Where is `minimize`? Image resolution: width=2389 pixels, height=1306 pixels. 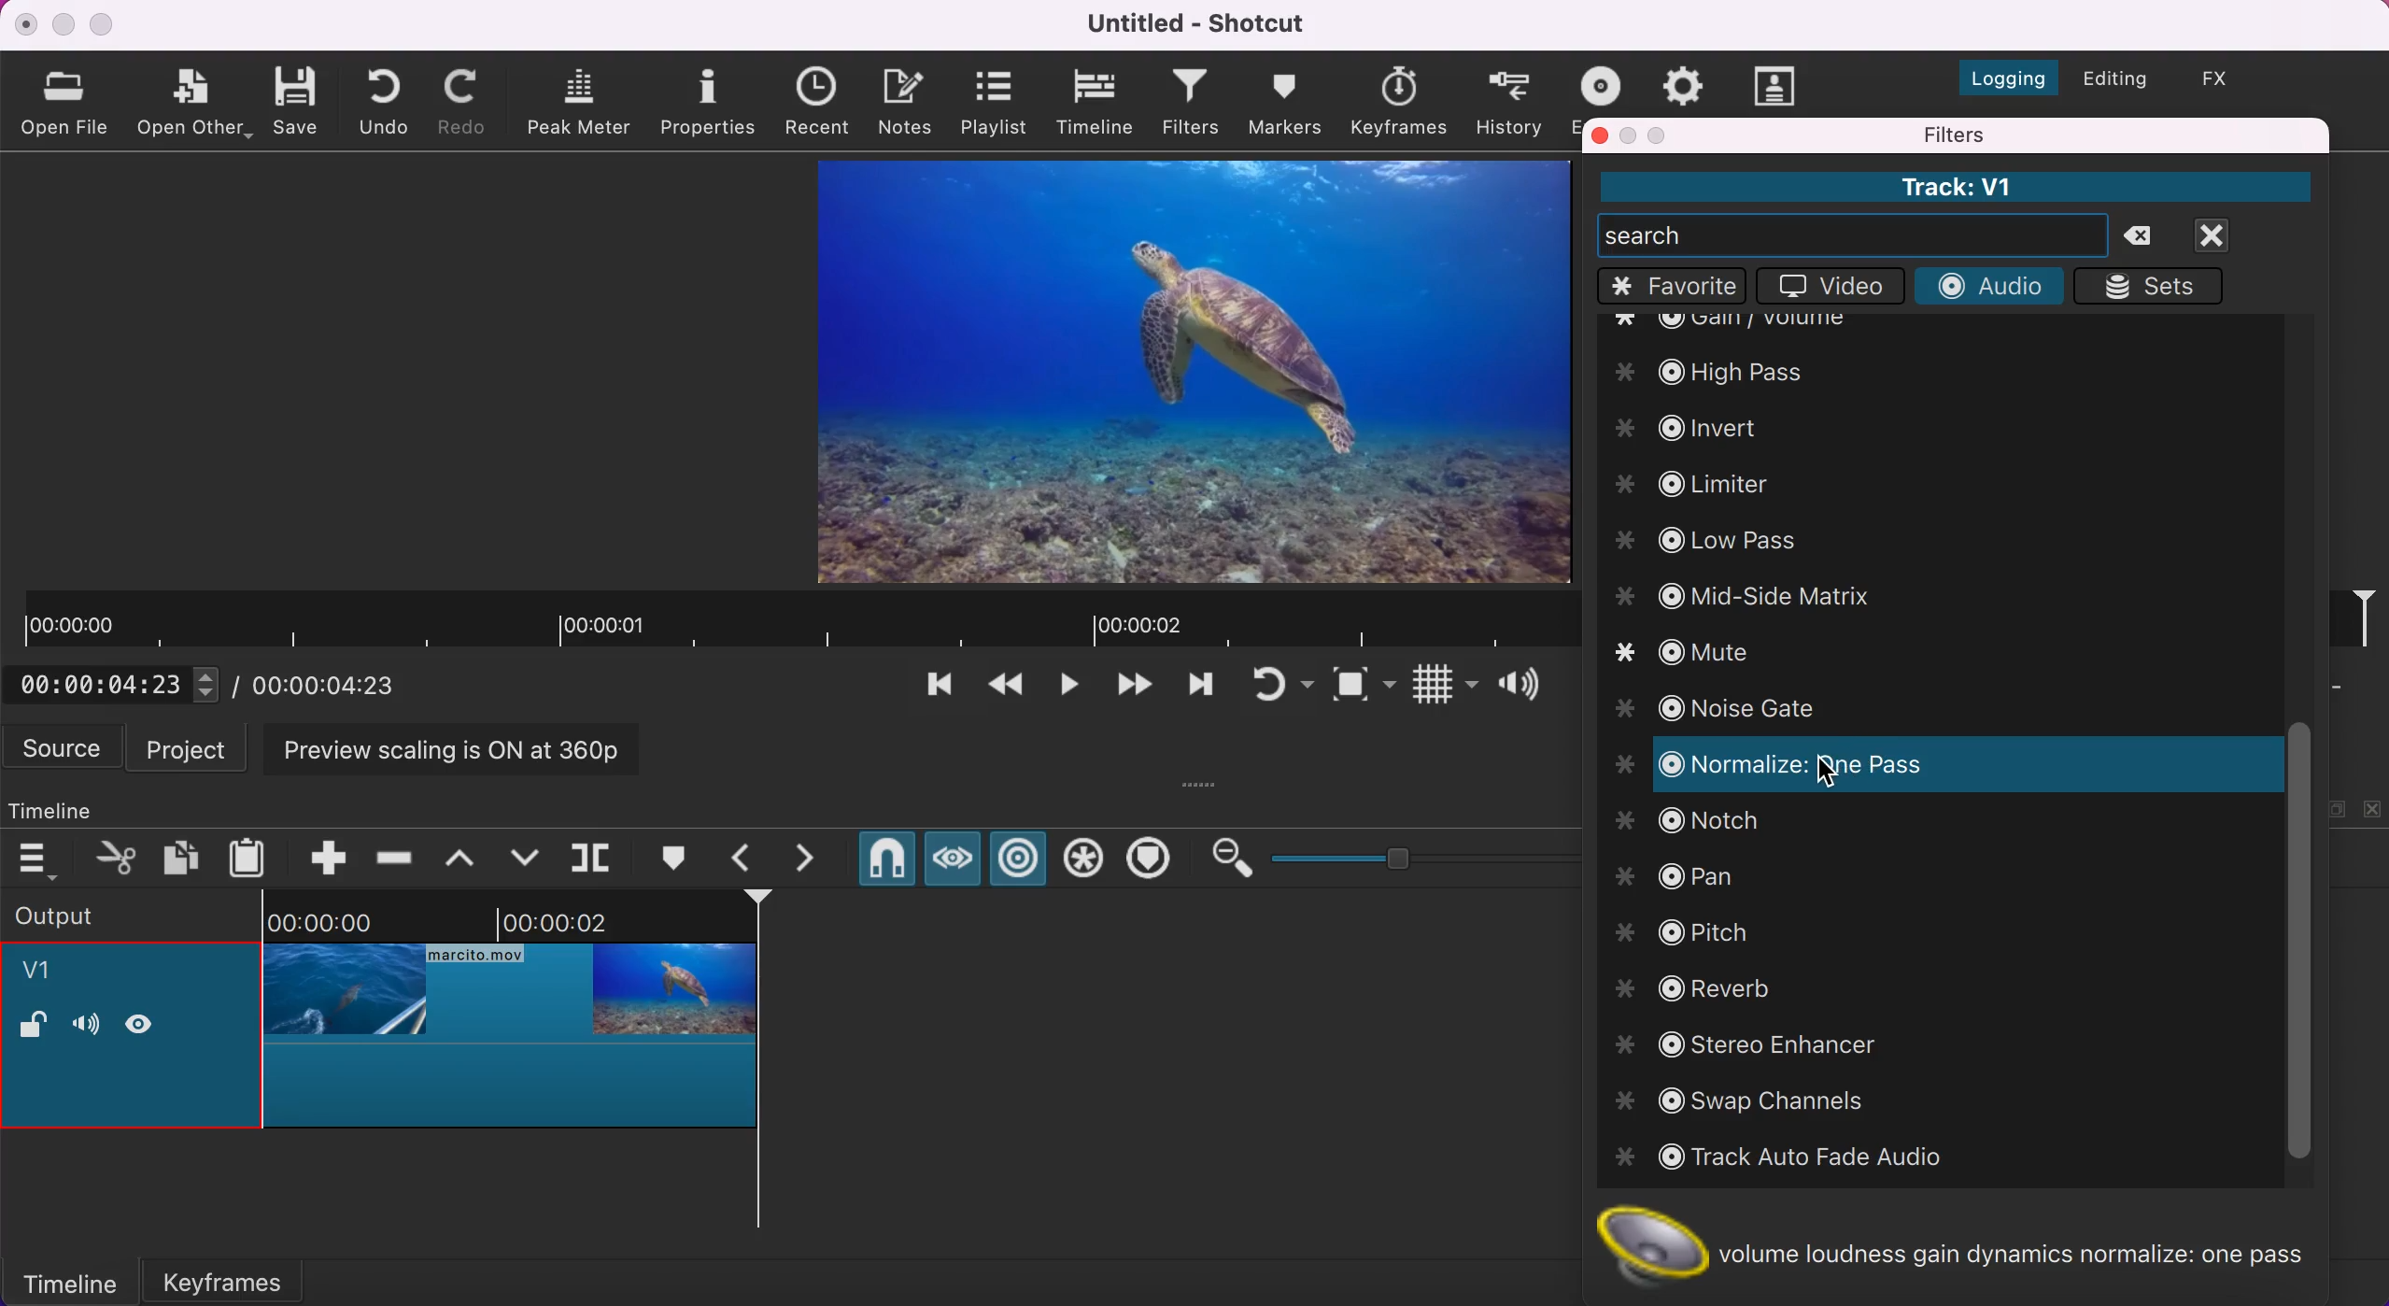
minimize is located at coordinates (1631, 135).